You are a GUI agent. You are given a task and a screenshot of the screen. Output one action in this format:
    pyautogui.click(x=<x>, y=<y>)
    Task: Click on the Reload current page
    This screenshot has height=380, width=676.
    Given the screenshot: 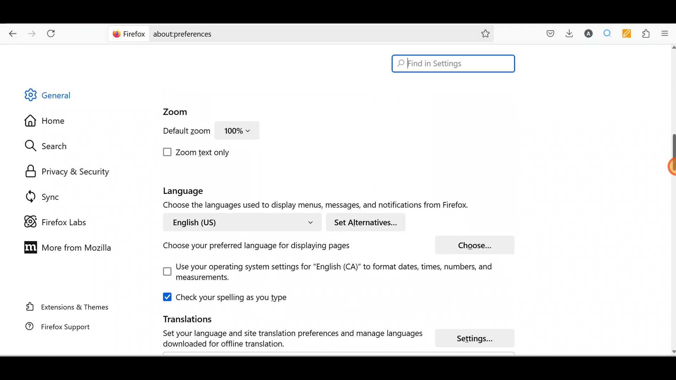 What is the action you would take?
    pyautogui.click(x=54, y=32)
    